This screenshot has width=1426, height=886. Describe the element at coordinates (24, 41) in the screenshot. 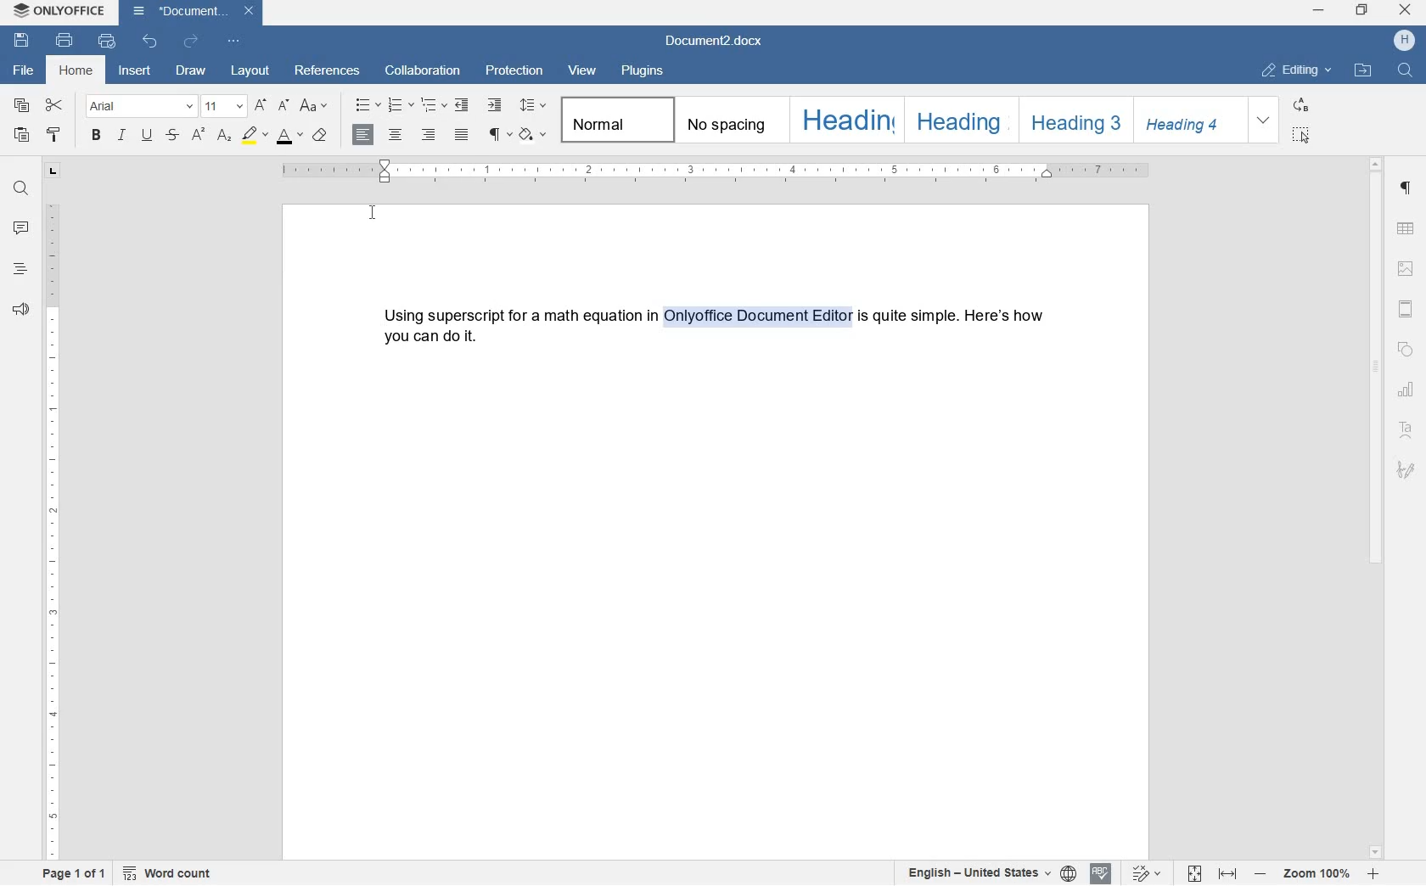

I see `save` at that location.